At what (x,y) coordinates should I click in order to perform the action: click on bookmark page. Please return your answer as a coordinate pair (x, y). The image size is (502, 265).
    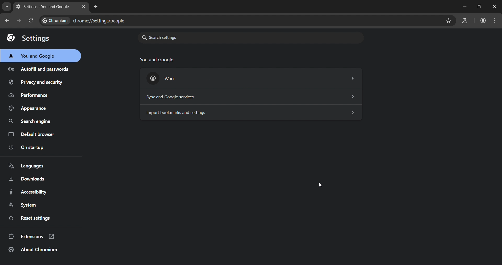
    Looking at the image, I should click on (449, 20).